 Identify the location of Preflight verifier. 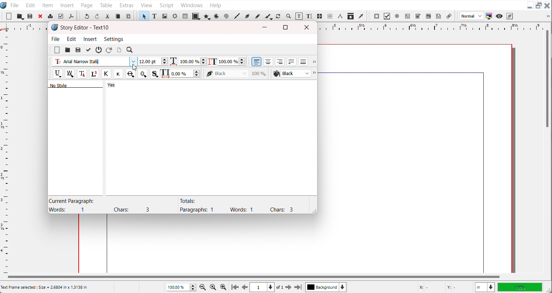
(60, 16).